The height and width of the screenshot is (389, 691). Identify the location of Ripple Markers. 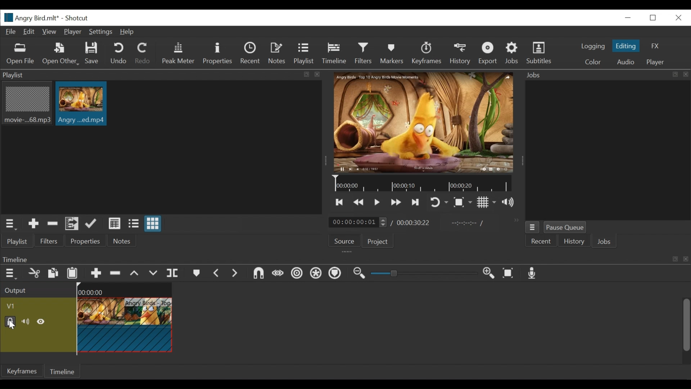
(336, 274).